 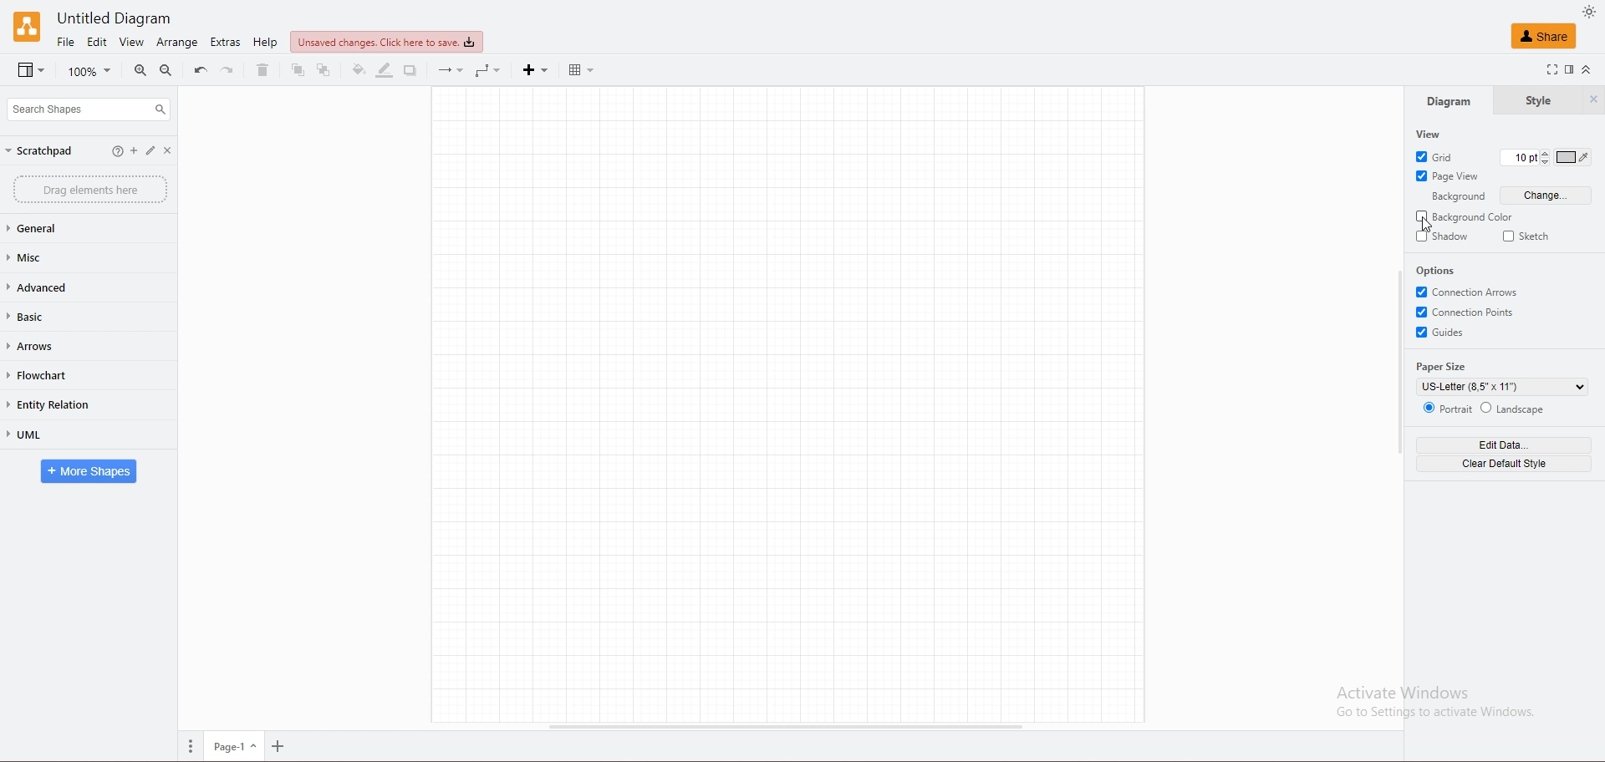 I want to click on general, so click(x=69, y=229).